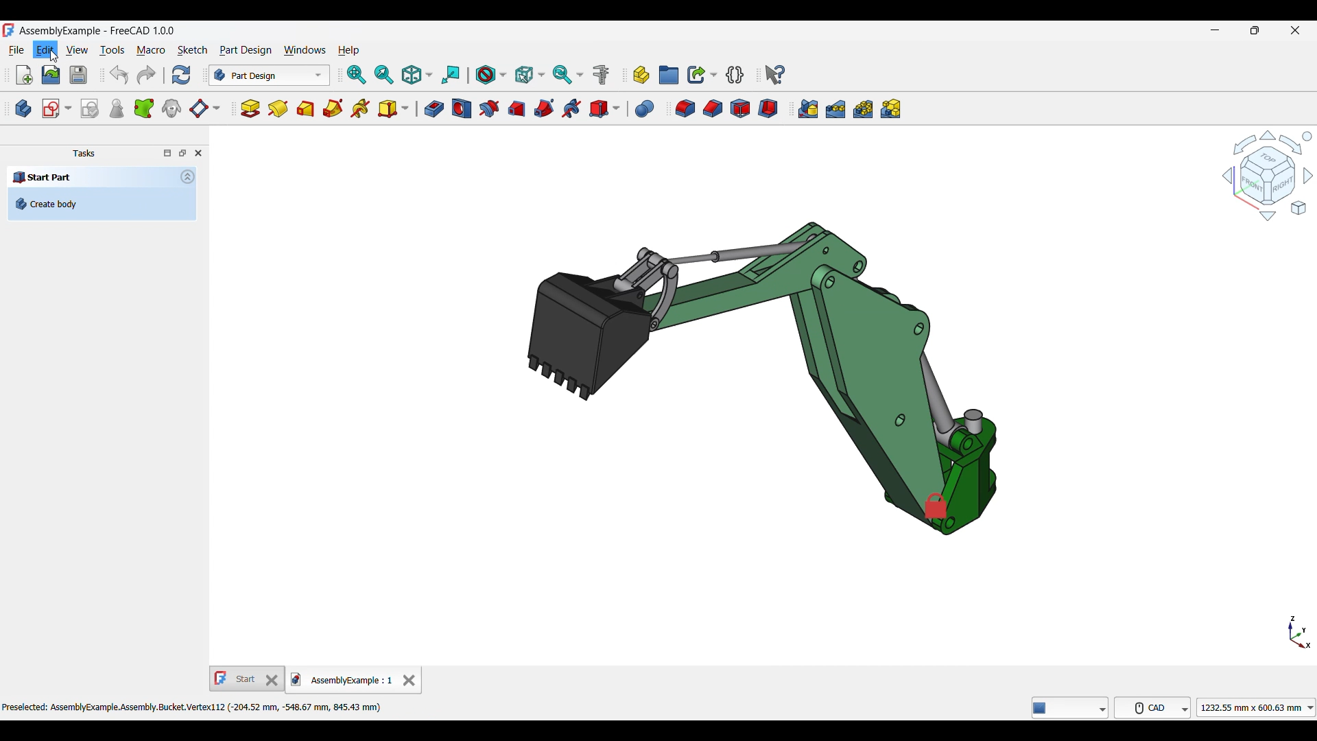  I want to click on Chamfer, so click(713, 109).